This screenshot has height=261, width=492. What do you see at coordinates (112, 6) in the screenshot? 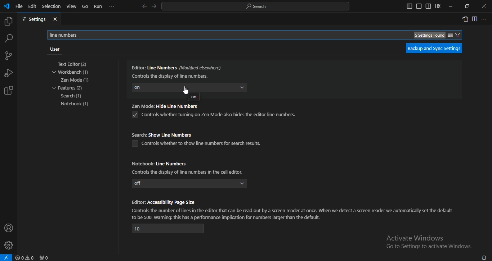
I see `...` at bounding box center [112, 6].